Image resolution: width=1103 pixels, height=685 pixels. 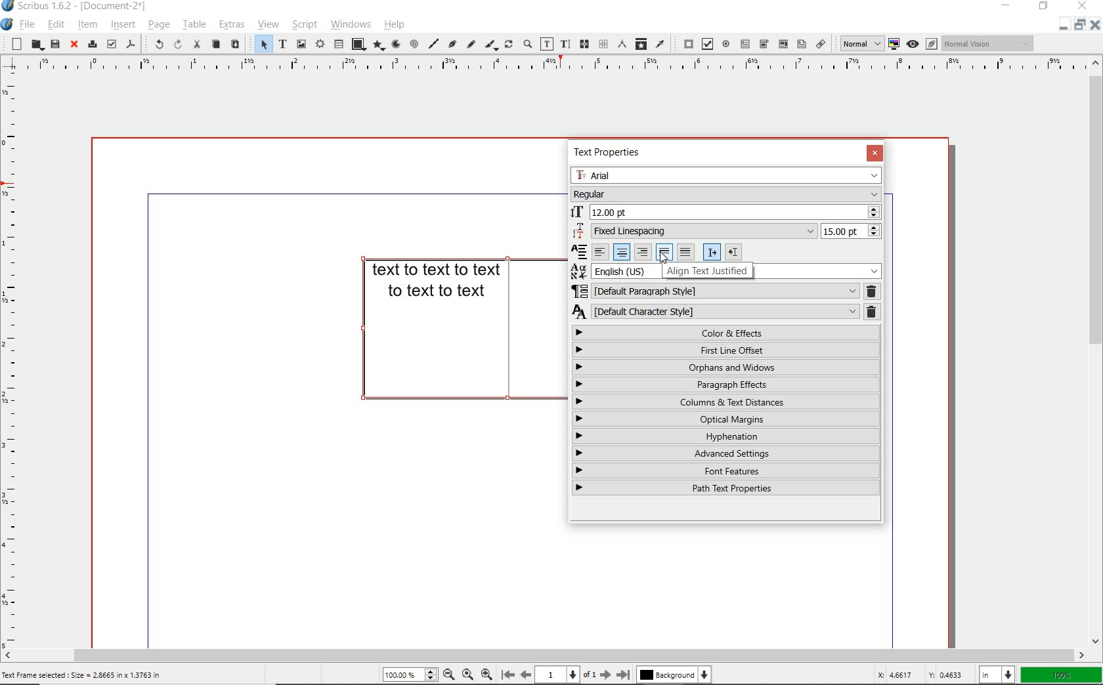 What do you see at coordinates (601, 251) in the screenshot?
I see `align left` at bounding box center [601, 251].